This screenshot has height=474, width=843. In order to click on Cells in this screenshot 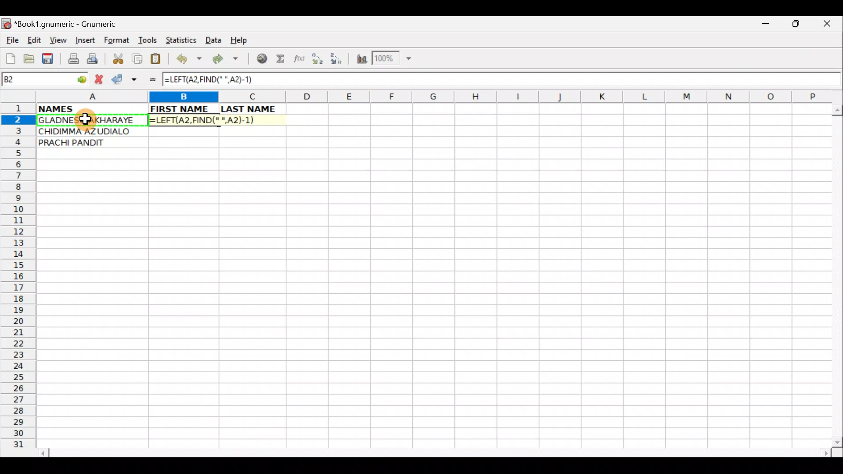, I will do `click(432, 305)`.